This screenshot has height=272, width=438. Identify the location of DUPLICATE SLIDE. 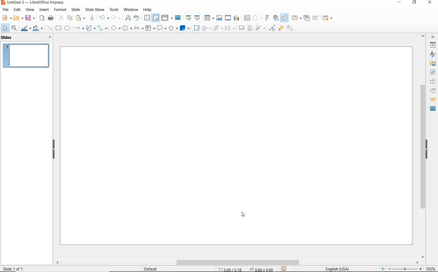
(306, 17).